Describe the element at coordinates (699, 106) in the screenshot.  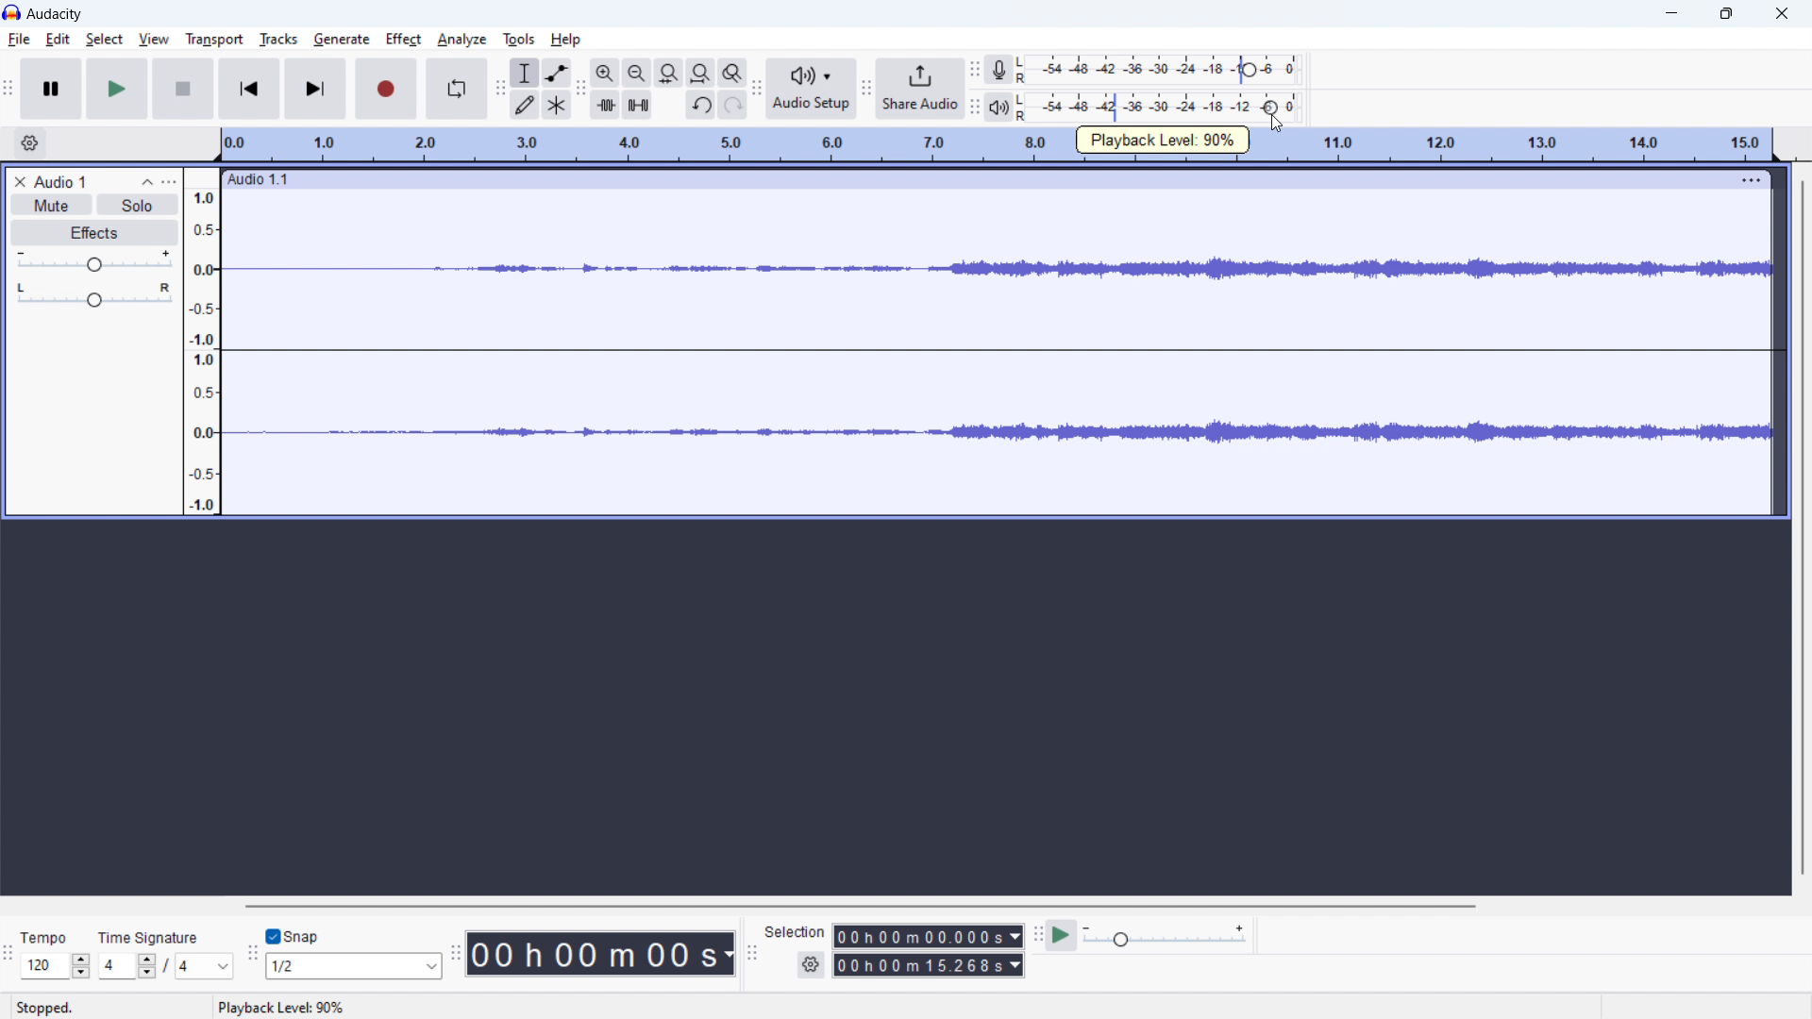
I see `undo` at that location.